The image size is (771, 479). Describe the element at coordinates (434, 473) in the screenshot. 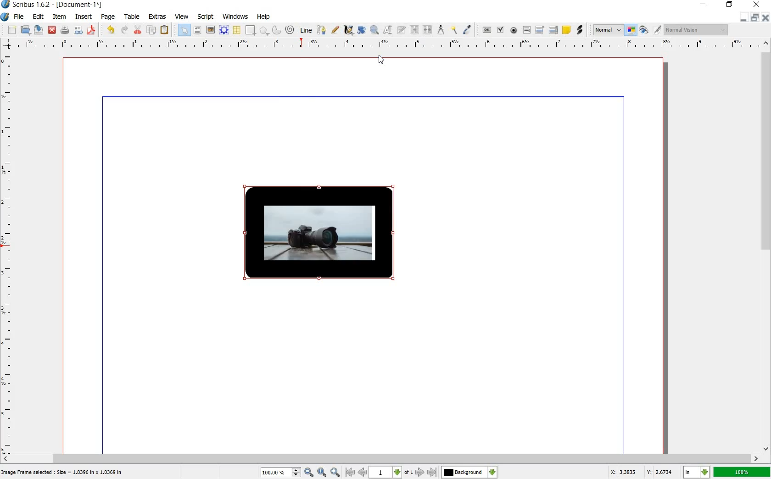

I see `move to over-next page` at that location.